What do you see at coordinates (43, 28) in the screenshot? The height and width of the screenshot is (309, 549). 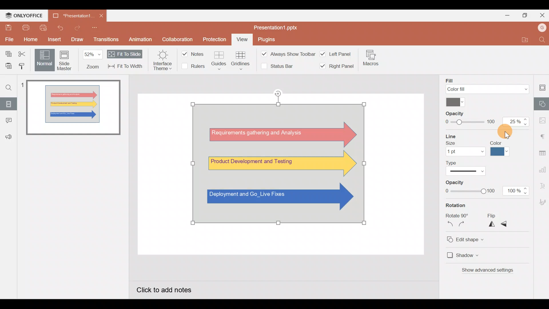 I see `Quick print` at bounding box center [43, 28].